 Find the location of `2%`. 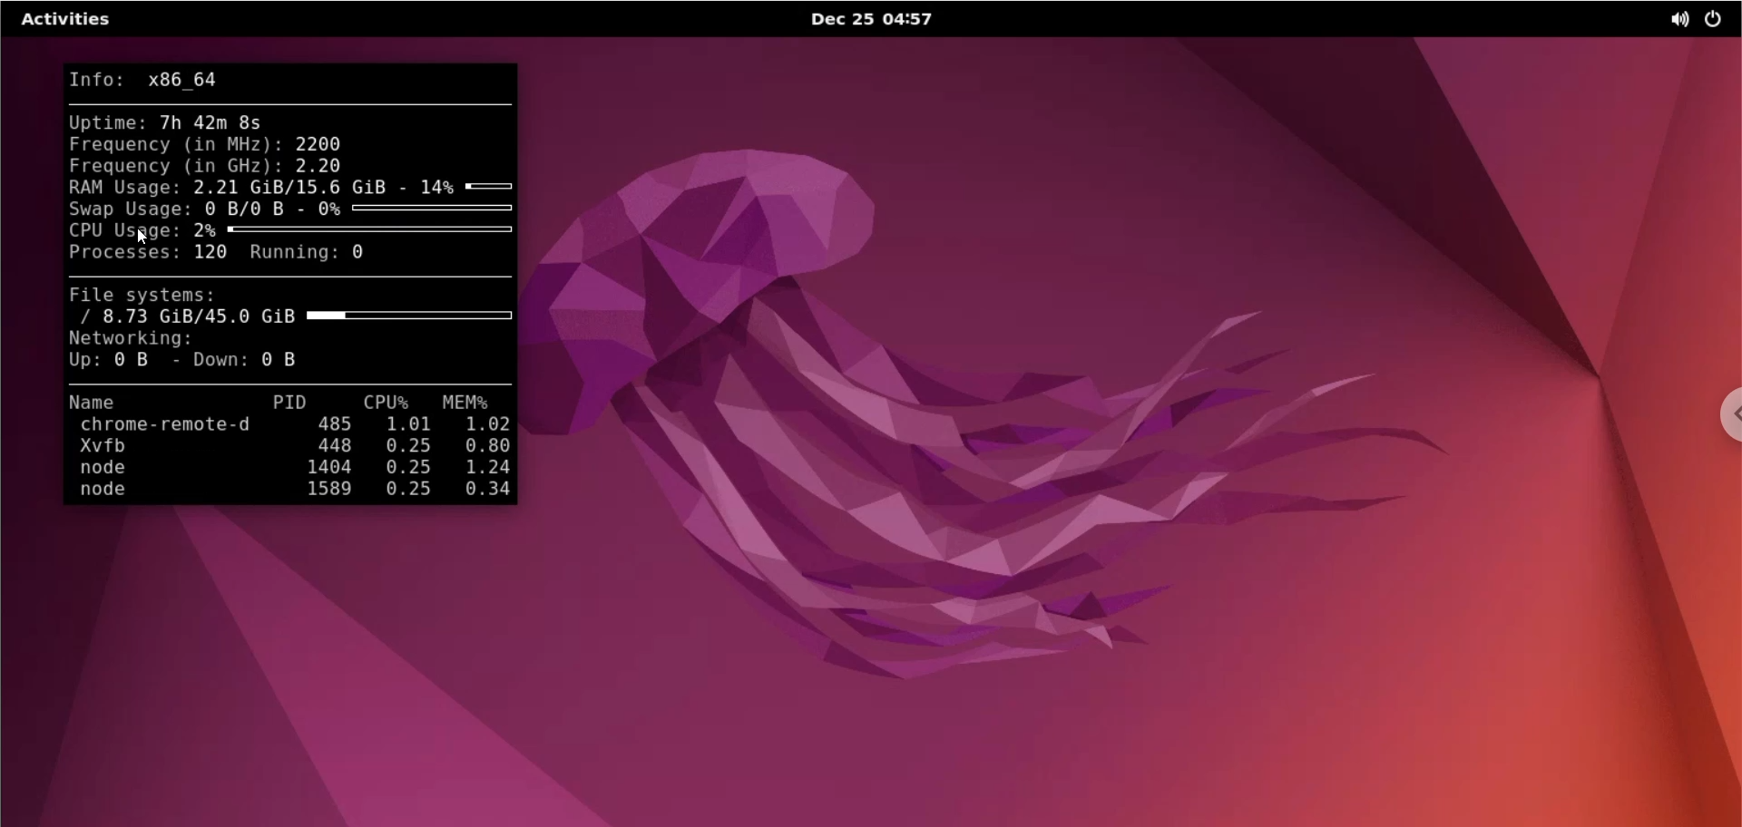

2% is located at coordinates (356, 231).